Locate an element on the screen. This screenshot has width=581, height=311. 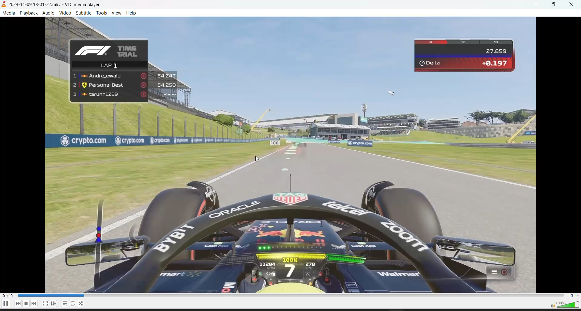
help is located at coordinates (132, 13).